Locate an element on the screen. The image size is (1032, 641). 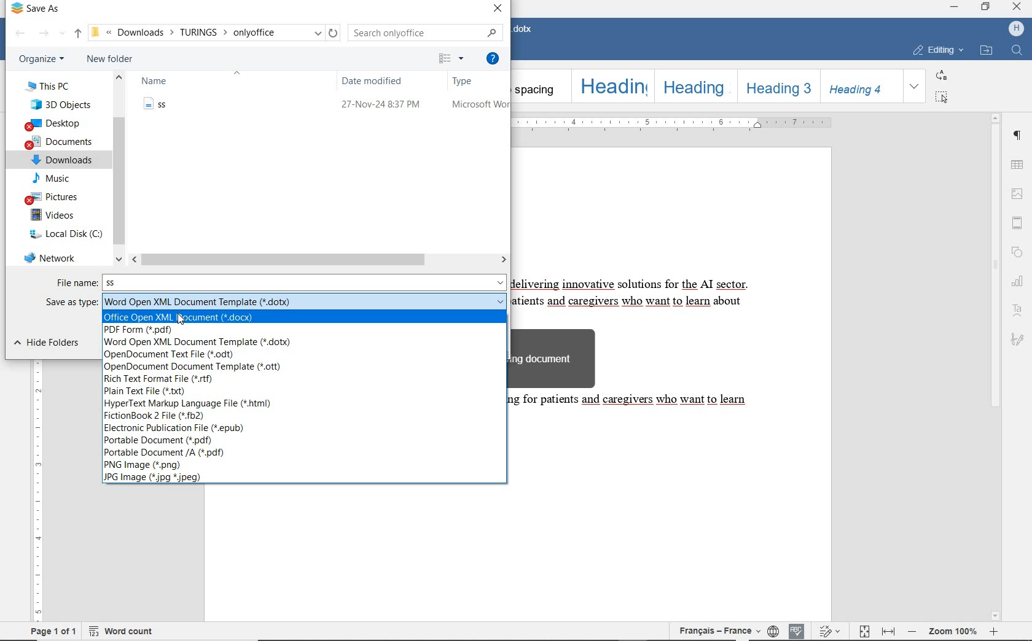
3D OBJECTS is located at coordinates (63, 104).